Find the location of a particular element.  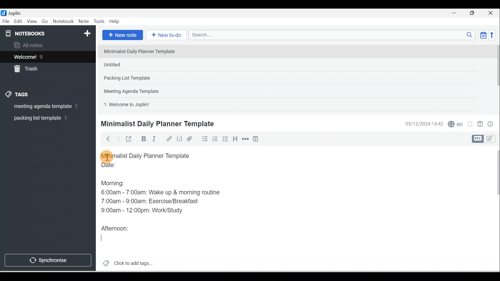

Hyperlink is located at coordinates (168, 139).